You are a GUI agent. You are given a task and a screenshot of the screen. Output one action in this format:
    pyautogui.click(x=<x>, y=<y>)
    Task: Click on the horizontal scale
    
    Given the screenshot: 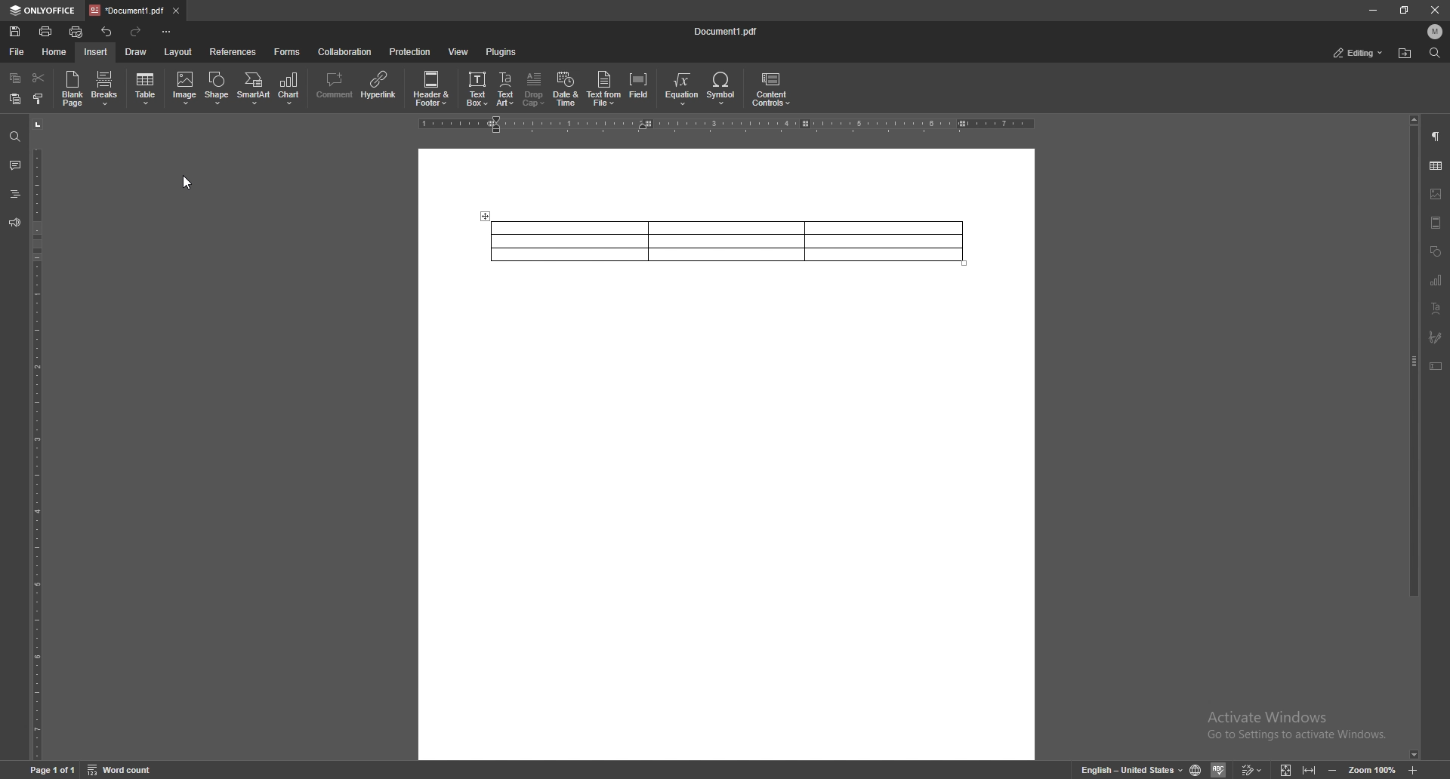 What is the action you would take?
    pyautogui.click(x=723, y=125)
    